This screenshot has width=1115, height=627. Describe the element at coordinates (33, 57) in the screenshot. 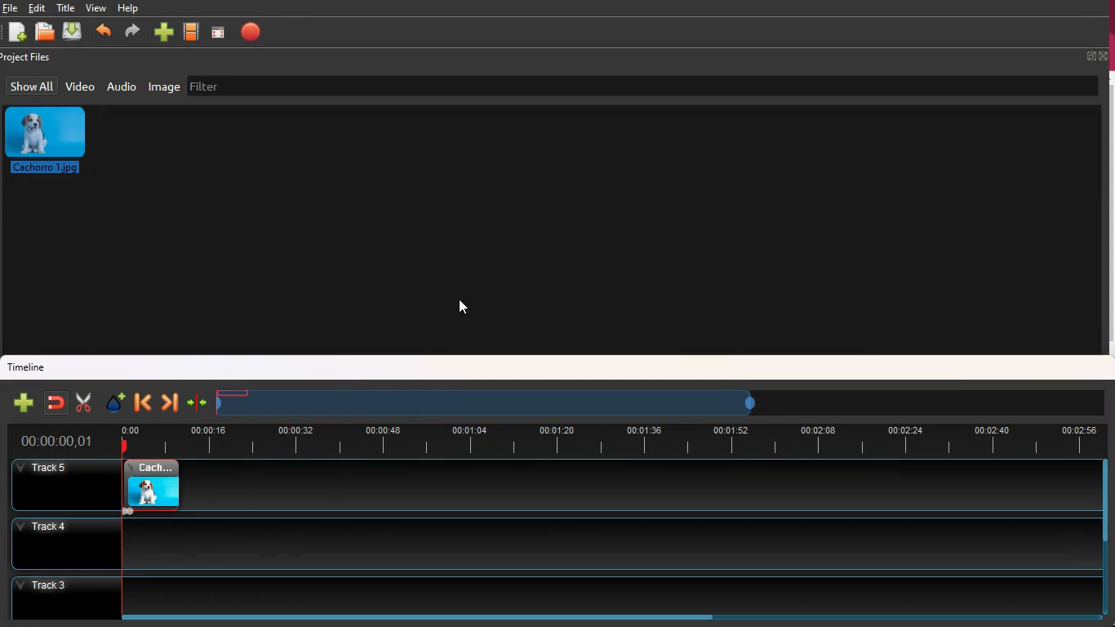

I see `project files` at that location.